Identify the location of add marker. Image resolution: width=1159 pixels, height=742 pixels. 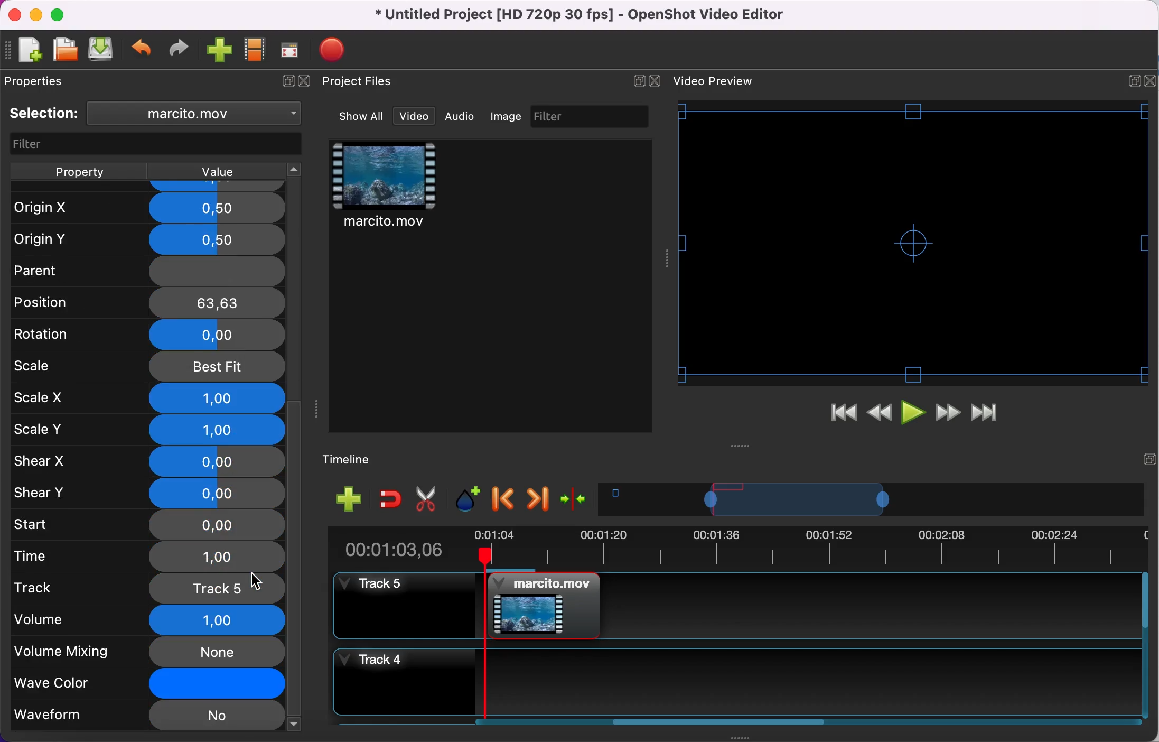
(470, 499).